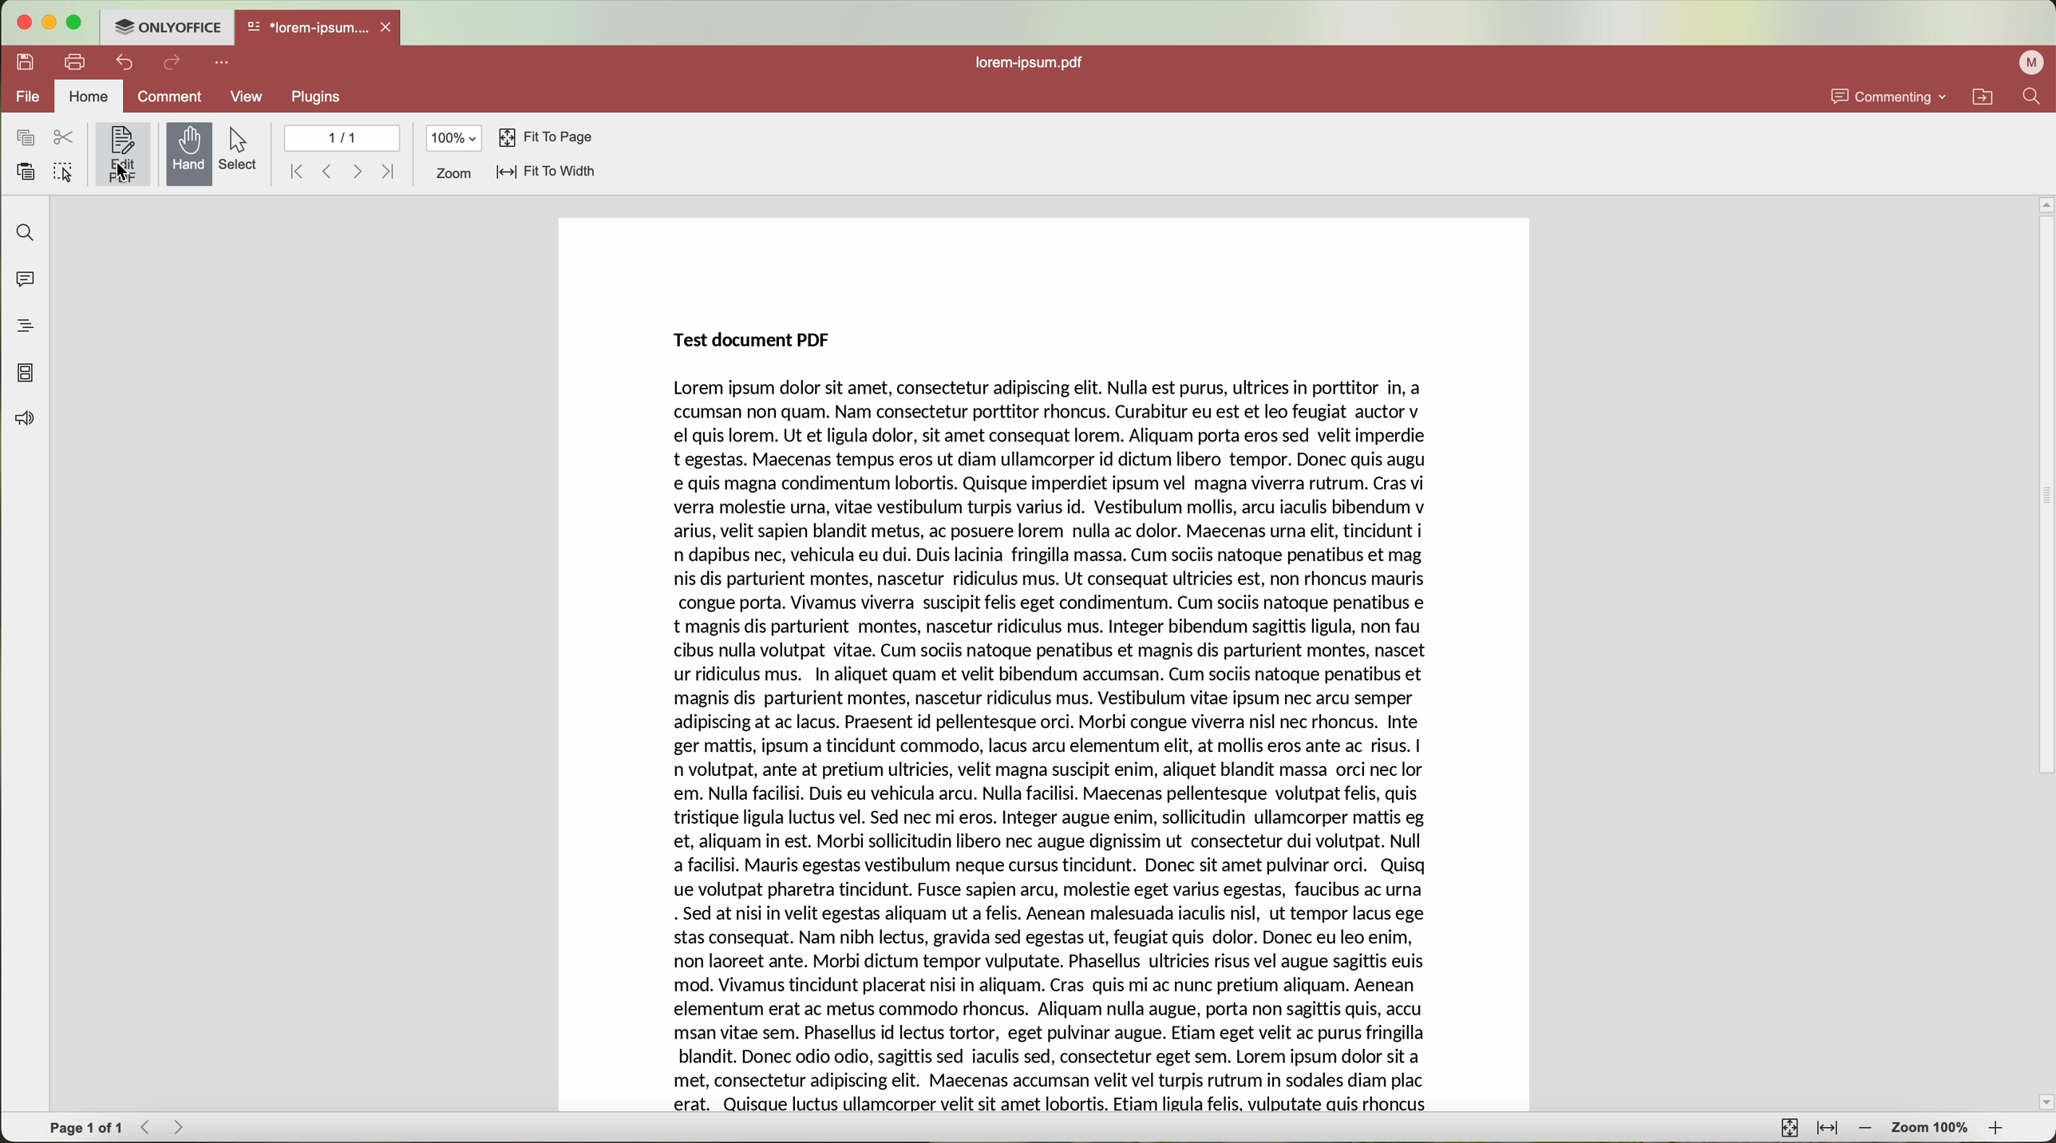 This screenshot has width=2056, height=1143. What do you see at coordinates (342, 170) in the screenshot?
I see `navigate arrows` at bounding box center [342, 170].